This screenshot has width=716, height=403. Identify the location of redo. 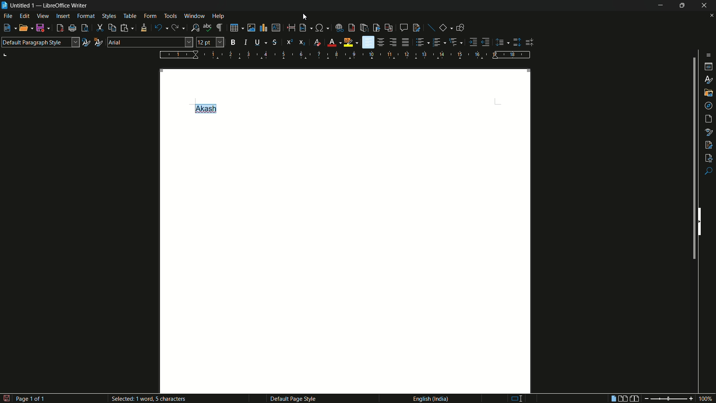
(176, 28).